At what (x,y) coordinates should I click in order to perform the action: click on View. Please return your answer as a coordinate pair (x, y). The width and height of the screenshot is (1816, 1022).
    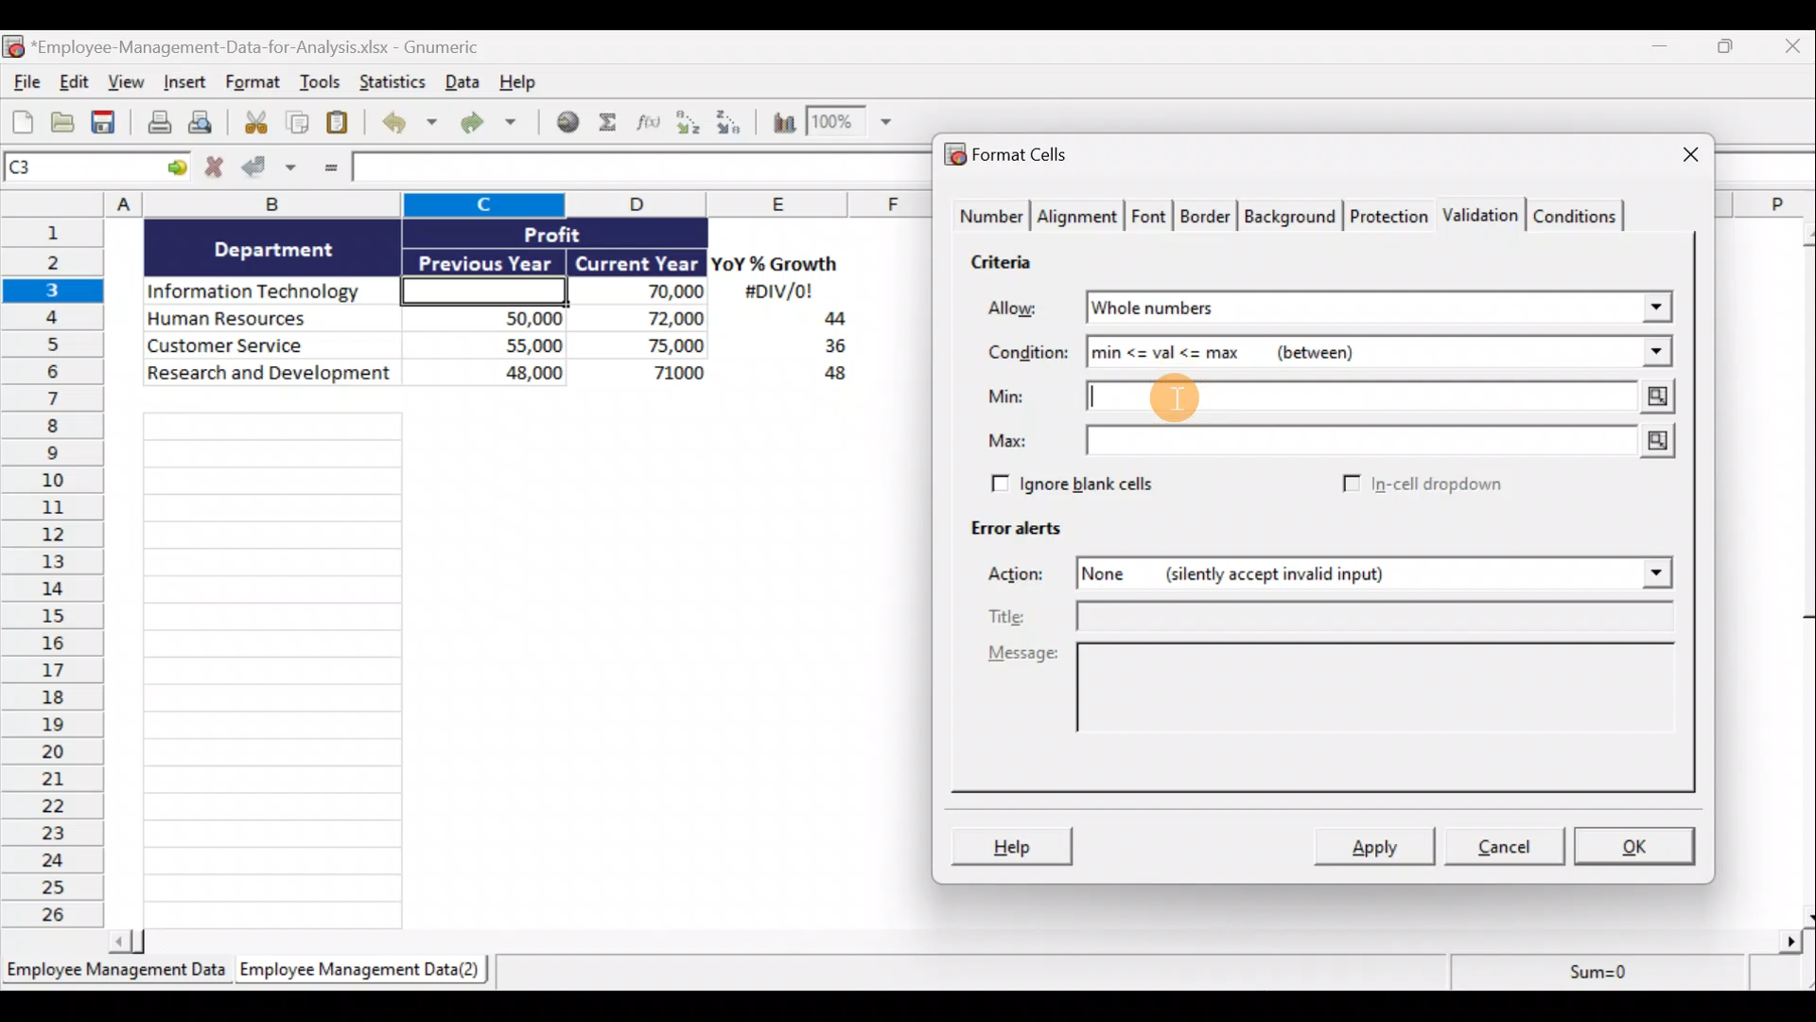
    Looking at the image, I should click on (129, 84).